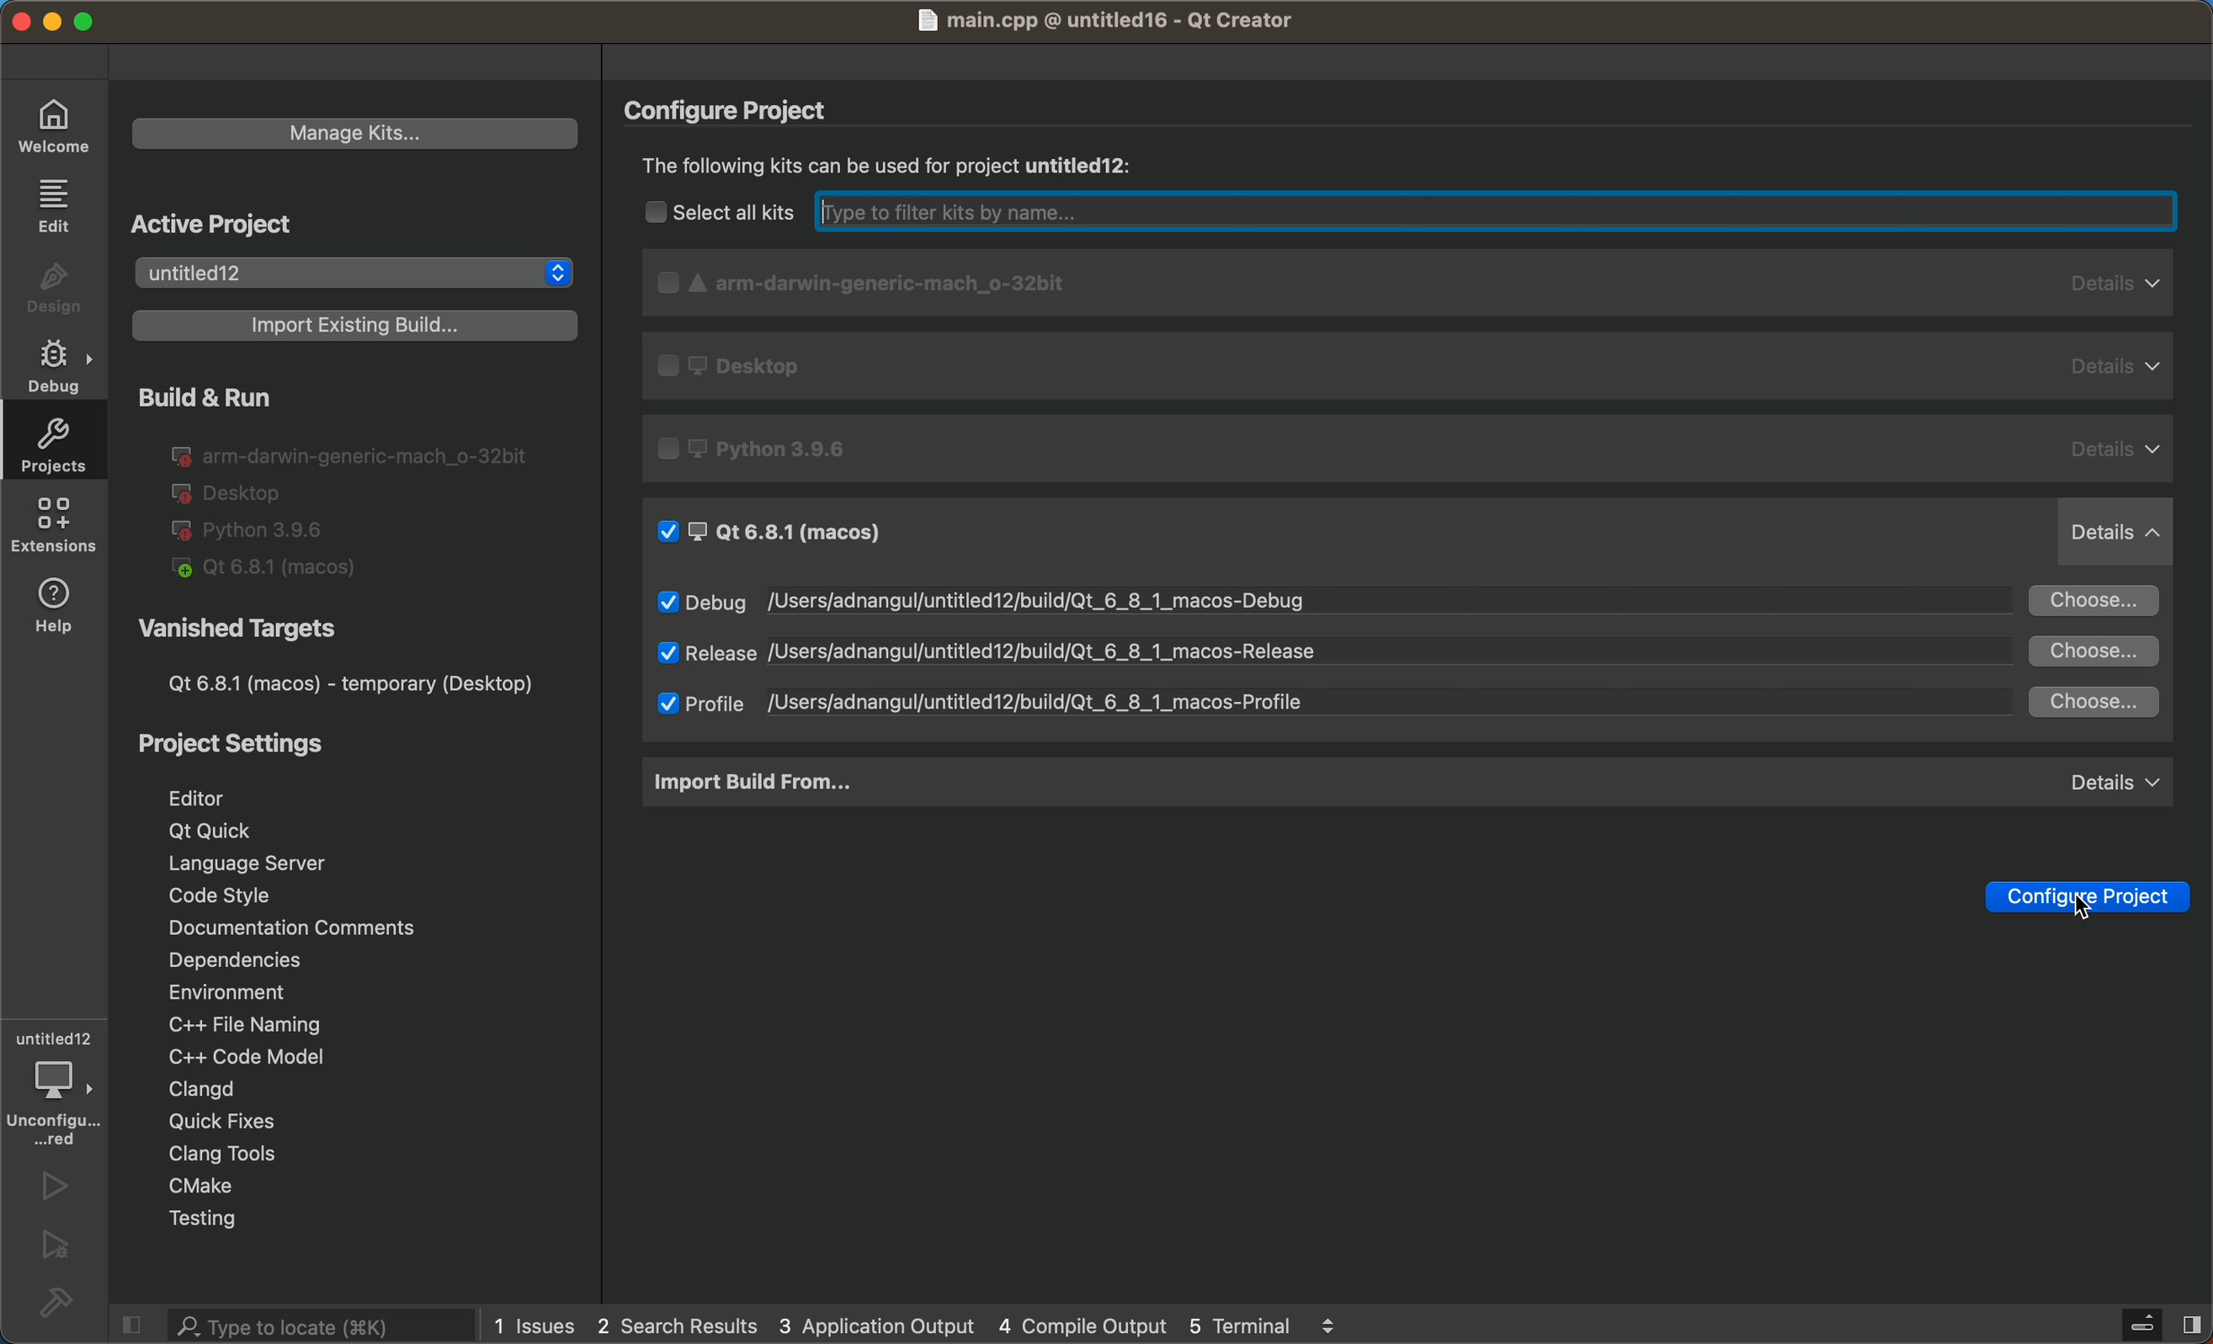 The height and width of the screenshot is (1344, 2213). Describe the element at coordinates (70, 22) in the screenshot. I see `window controls ` at that location.